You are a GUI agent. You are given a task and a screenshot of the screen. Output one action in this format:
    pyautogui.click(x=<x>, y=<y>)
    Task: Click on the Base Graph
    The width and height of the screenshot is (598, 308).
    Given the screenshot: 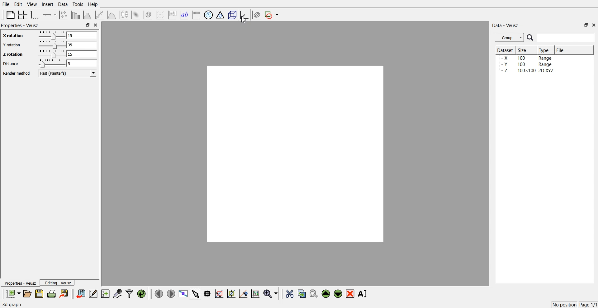 What is the action you would take?
    pyautogui.click(x=35, y=15)
    